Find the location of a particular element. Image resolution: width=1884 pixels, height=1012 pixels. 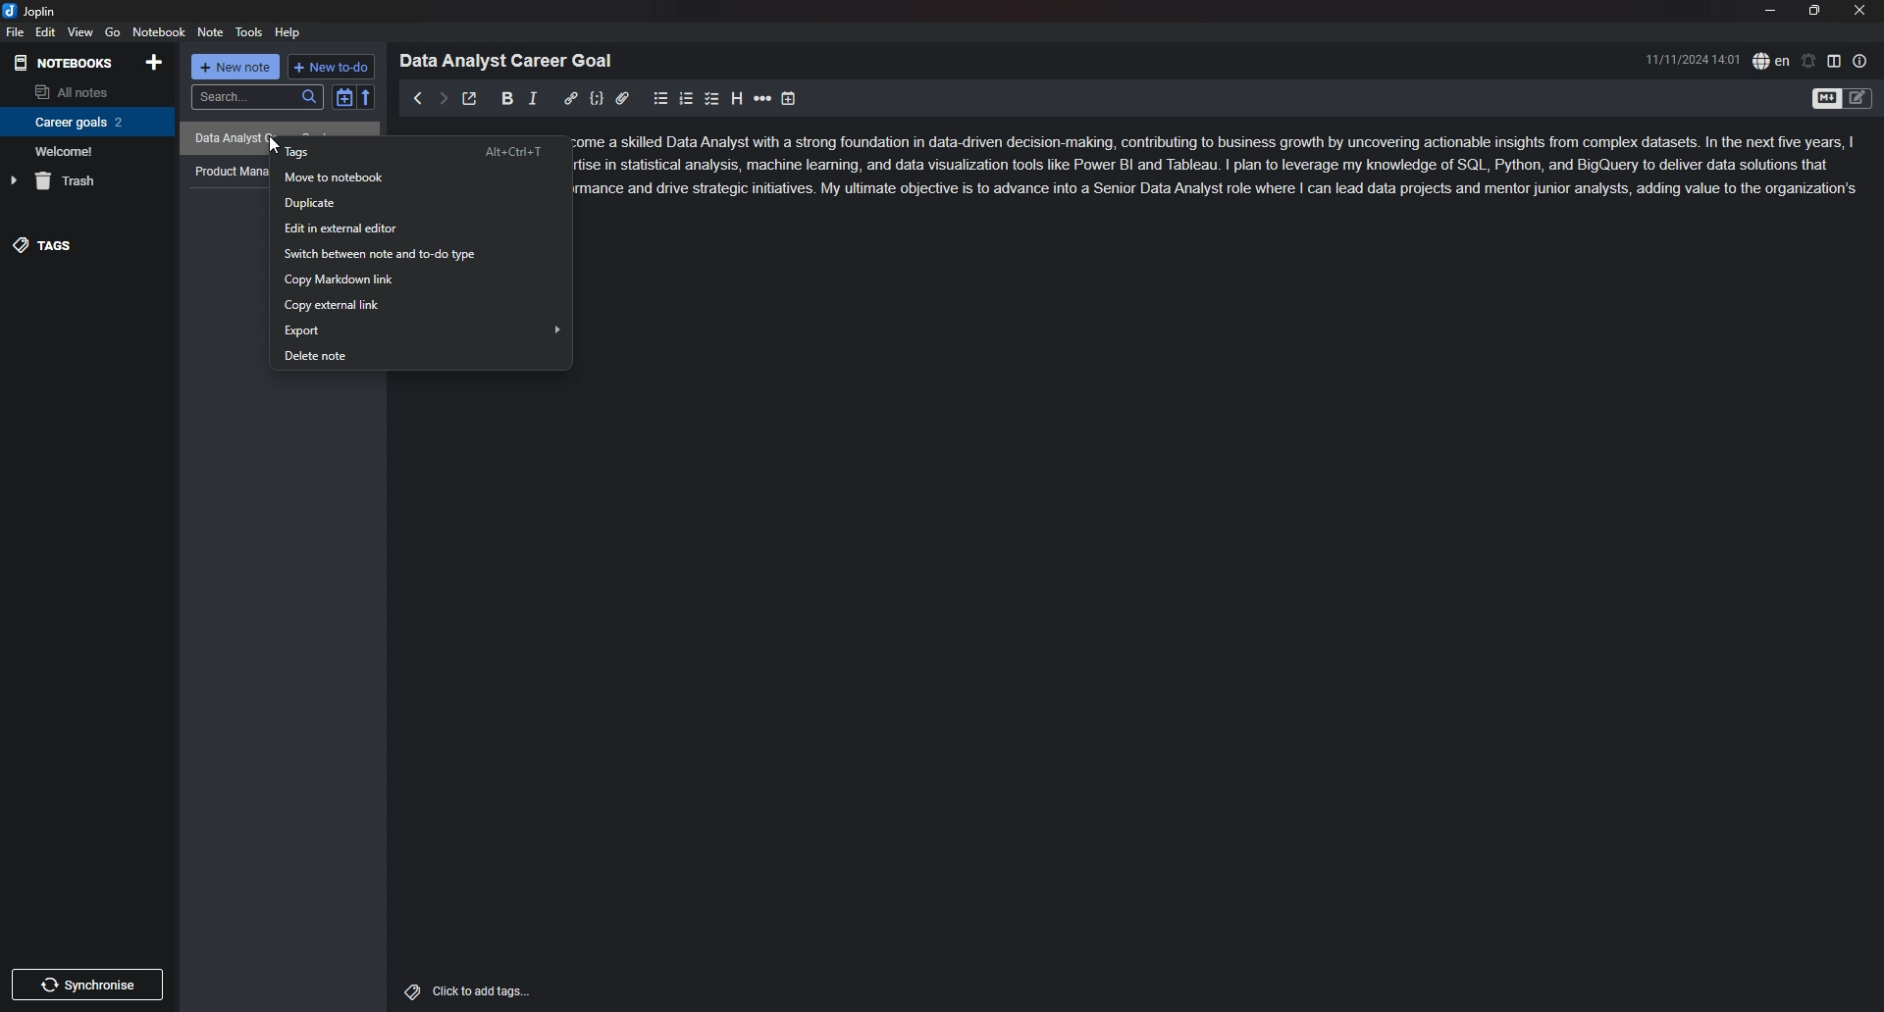

Click to add tags... is located at coordinates (481, 991).